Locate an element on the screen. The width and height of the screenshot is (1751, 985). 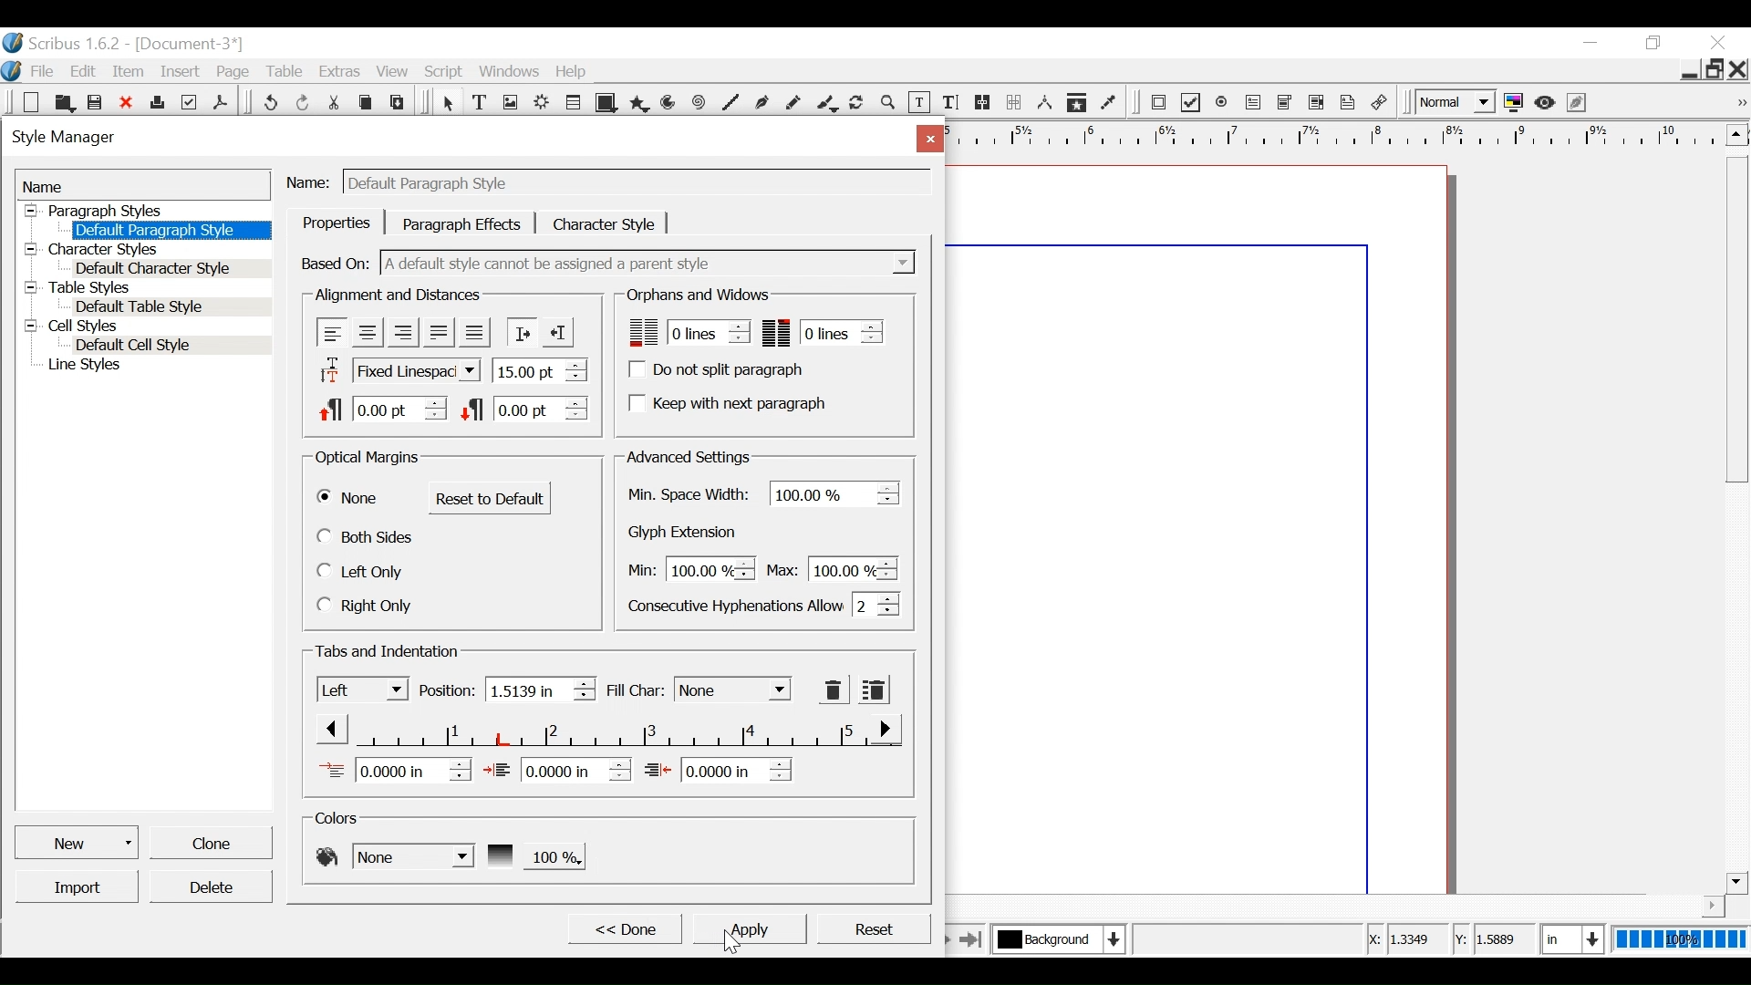
Right Indent  is located at coordinates (718, 769).